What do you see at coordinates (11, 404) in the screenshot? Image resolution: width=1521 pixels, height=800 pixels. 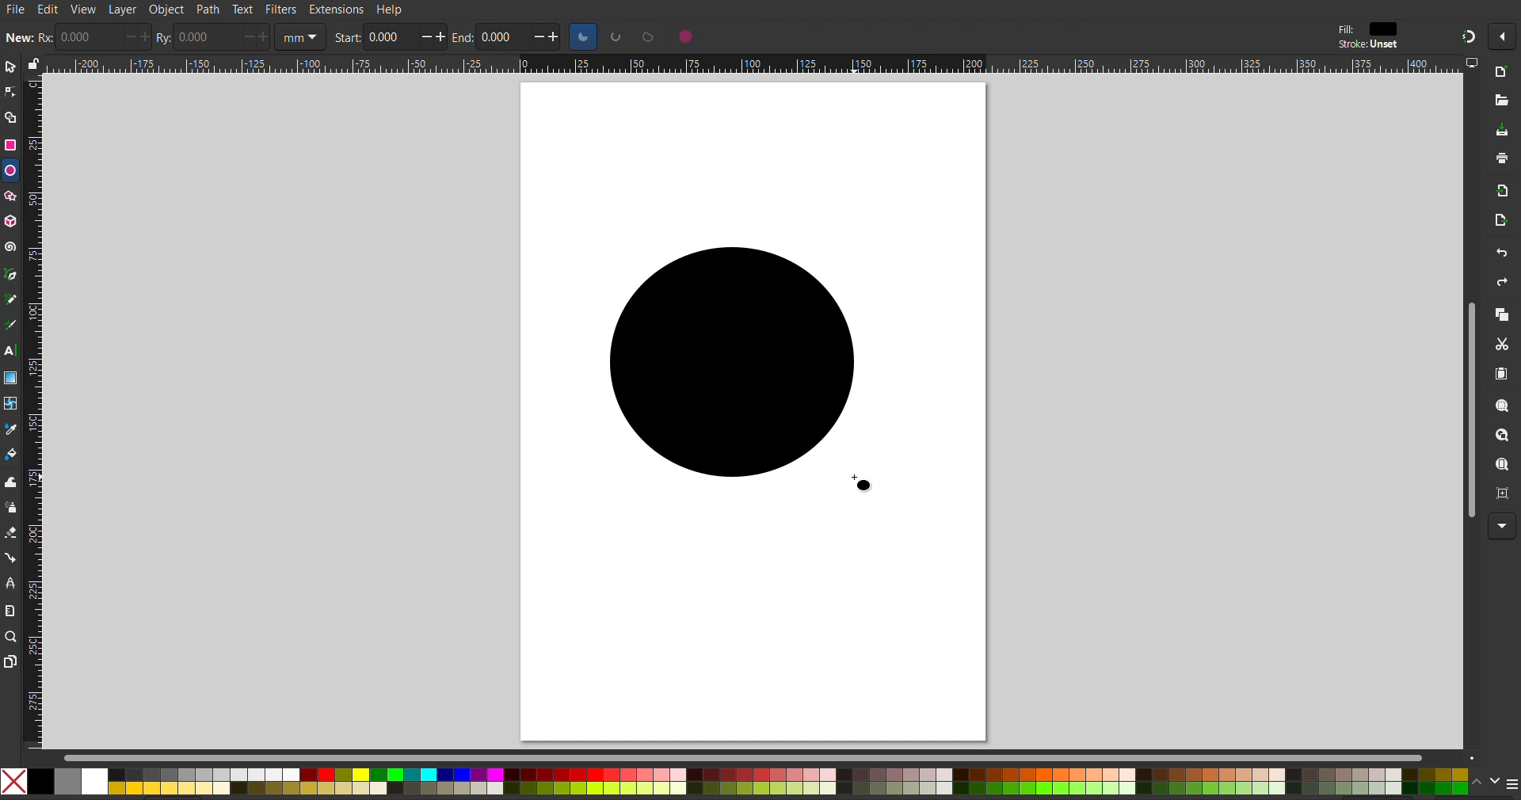 I see `Mesh Tool` at bounding box center [11, 404].